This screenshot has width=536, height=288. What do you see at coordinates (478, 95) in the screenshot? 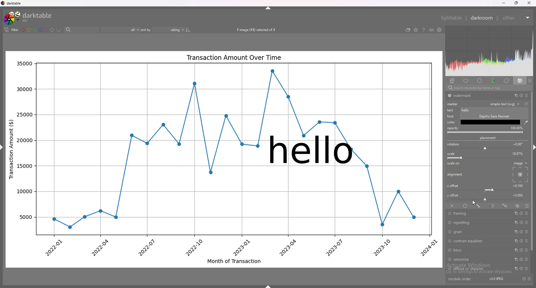
I see `watermark` at bounding box center [478, 95].